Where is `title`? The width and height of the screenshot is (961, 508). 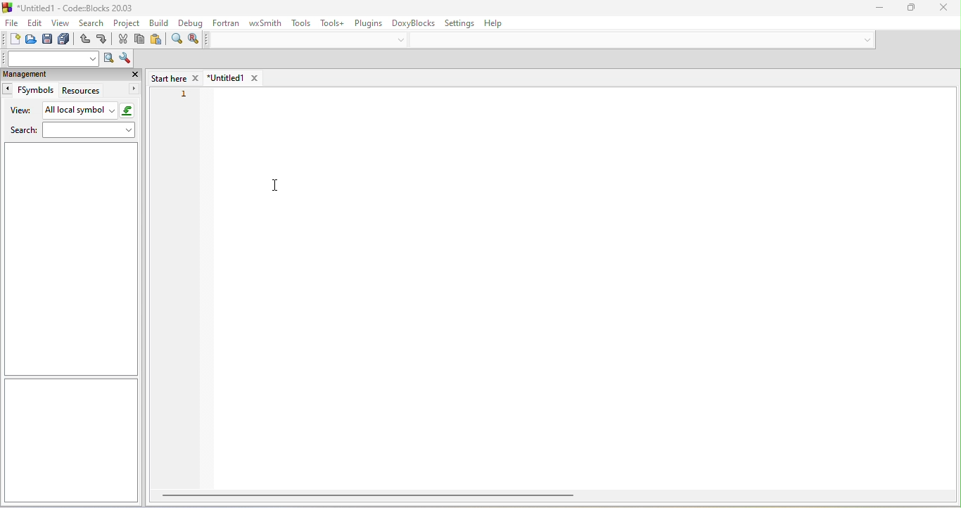
title is located at coordinates (72, 7).